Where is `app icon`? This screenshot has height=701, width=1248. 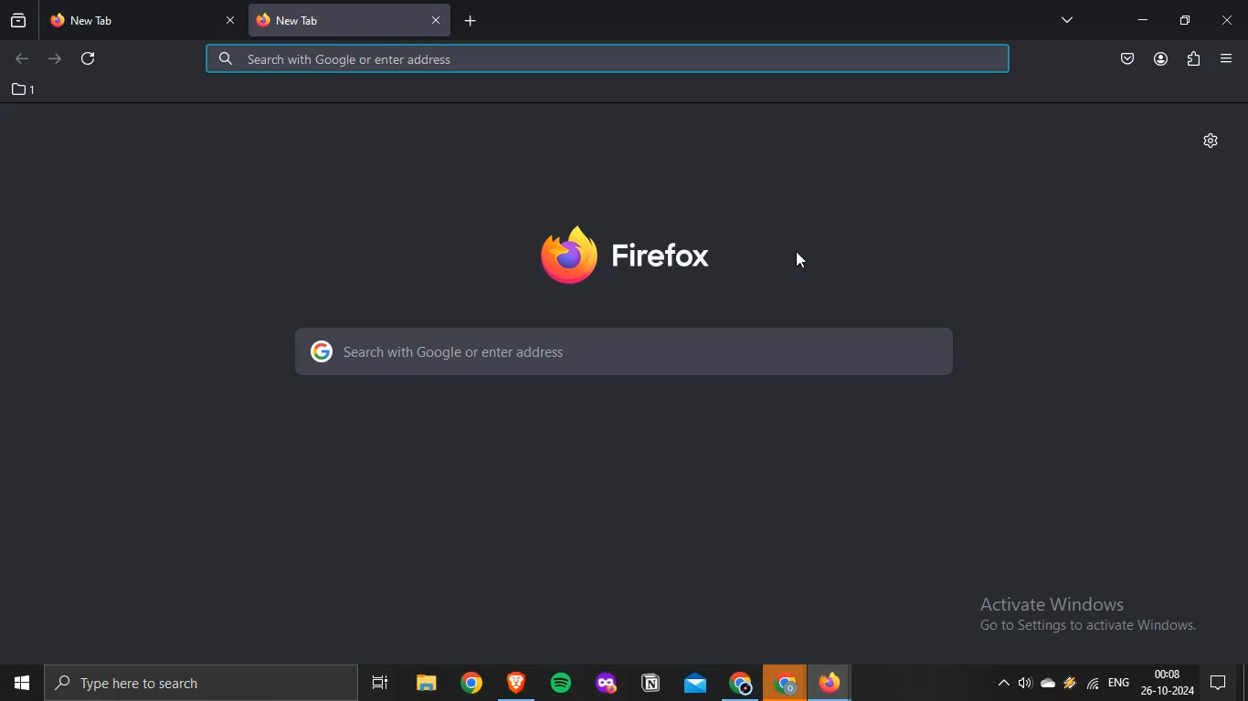 app icon is located at coordinates (604, 679).